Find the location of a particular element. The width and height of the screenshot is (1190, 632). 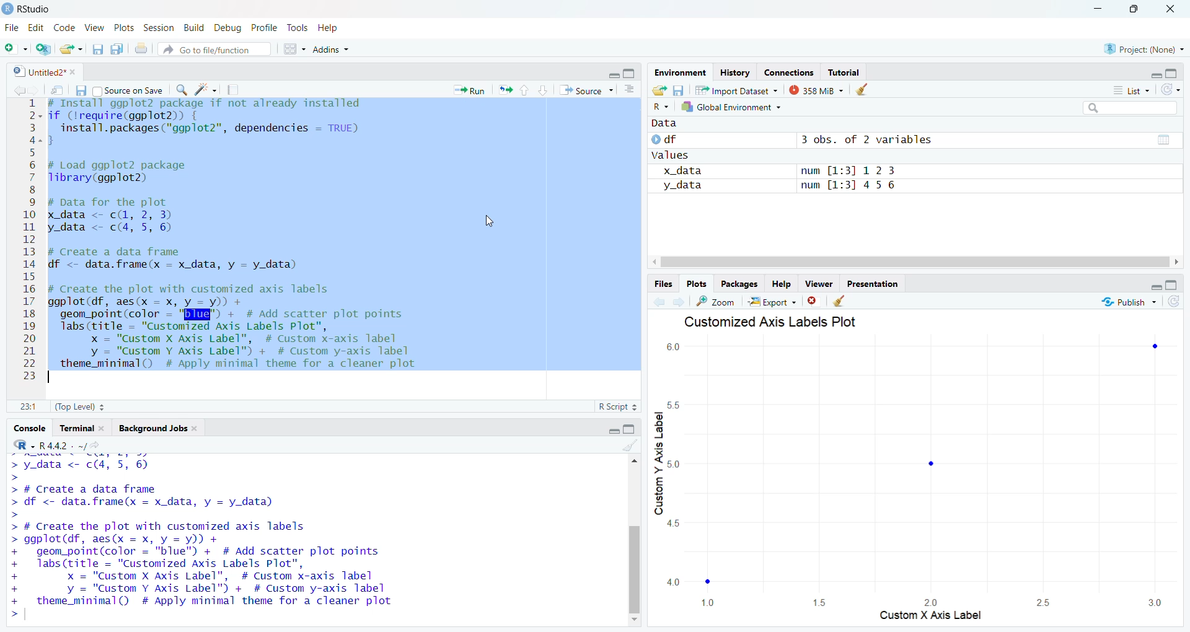

Console is located at coordinates (28, 427).